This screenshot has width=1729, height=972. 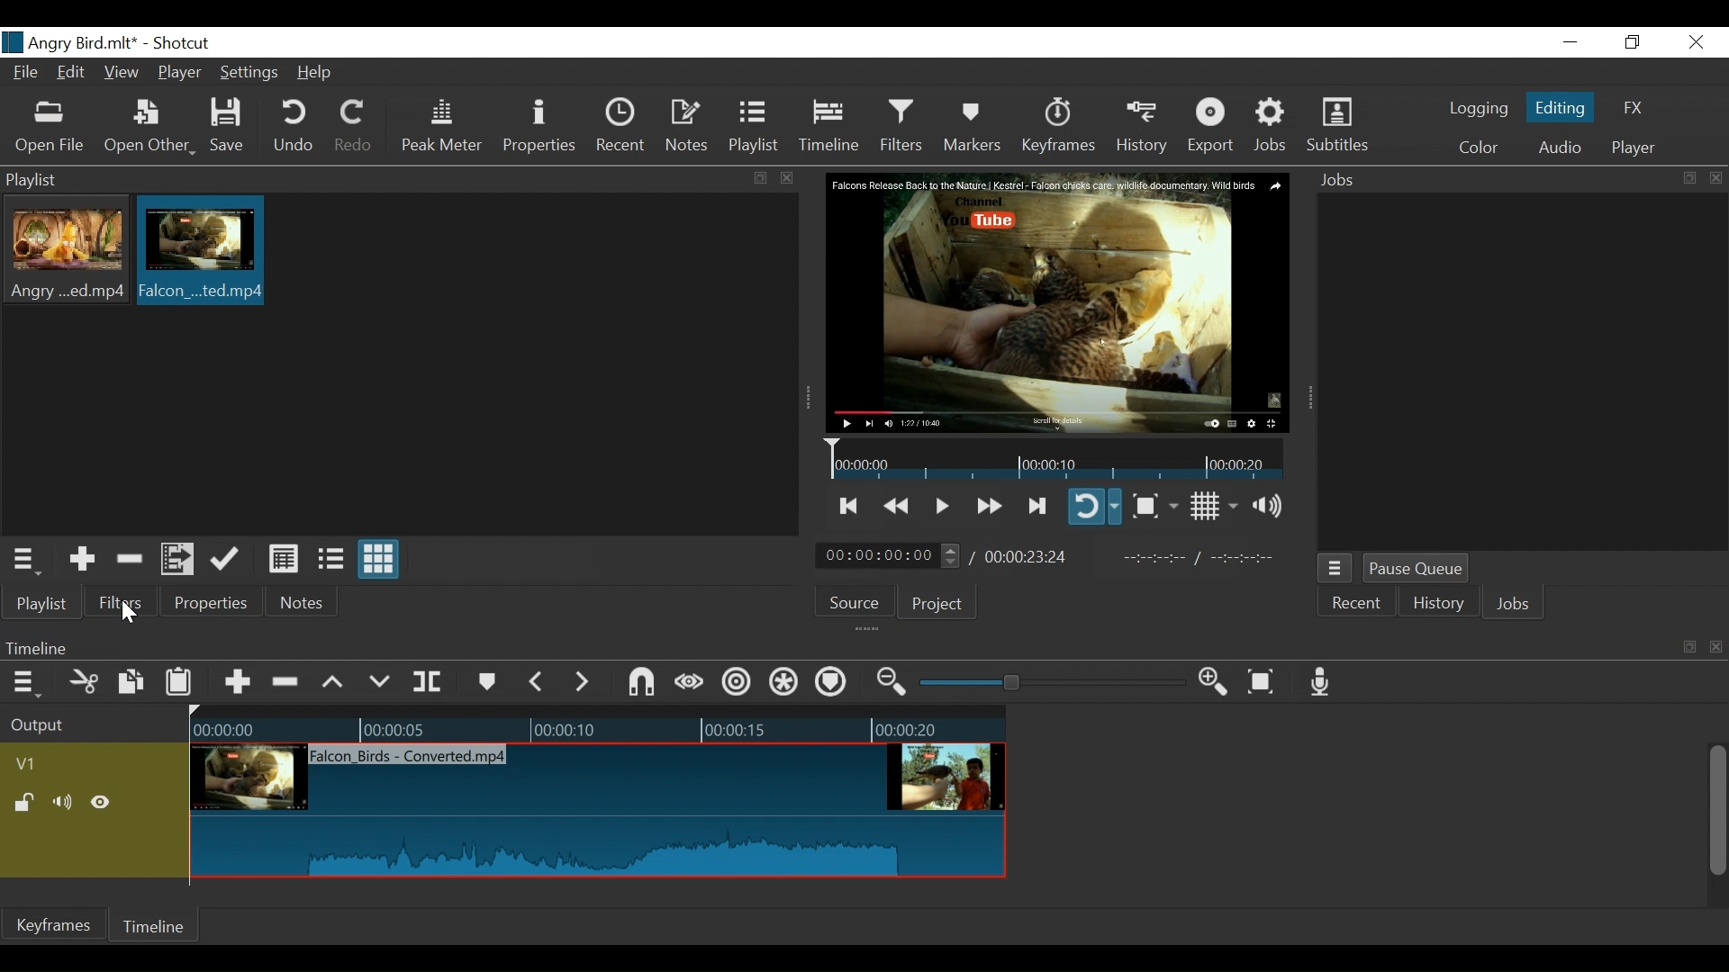 What do you see at coordinates (42, 603) in the screenshot?
I see `Playlist` at bounding box center [42, 603].